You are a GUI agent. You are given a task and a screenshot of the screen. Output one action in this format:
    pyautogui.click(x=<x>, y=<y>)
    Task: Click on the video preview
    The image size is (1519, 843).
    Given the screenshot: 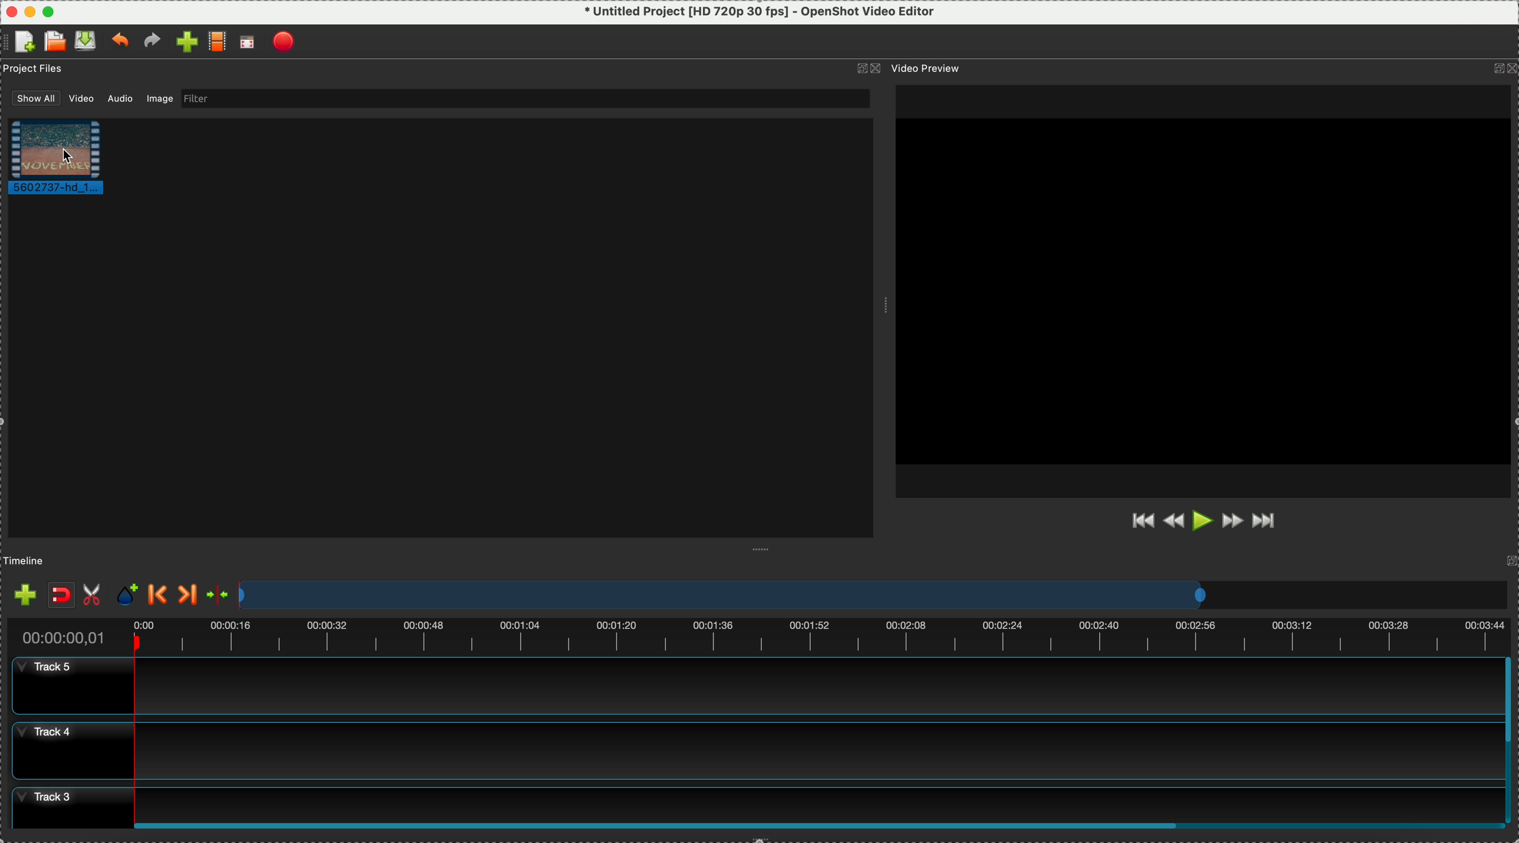 What is the action you would take?
    pyautogui.click(x=934, y=69)
    